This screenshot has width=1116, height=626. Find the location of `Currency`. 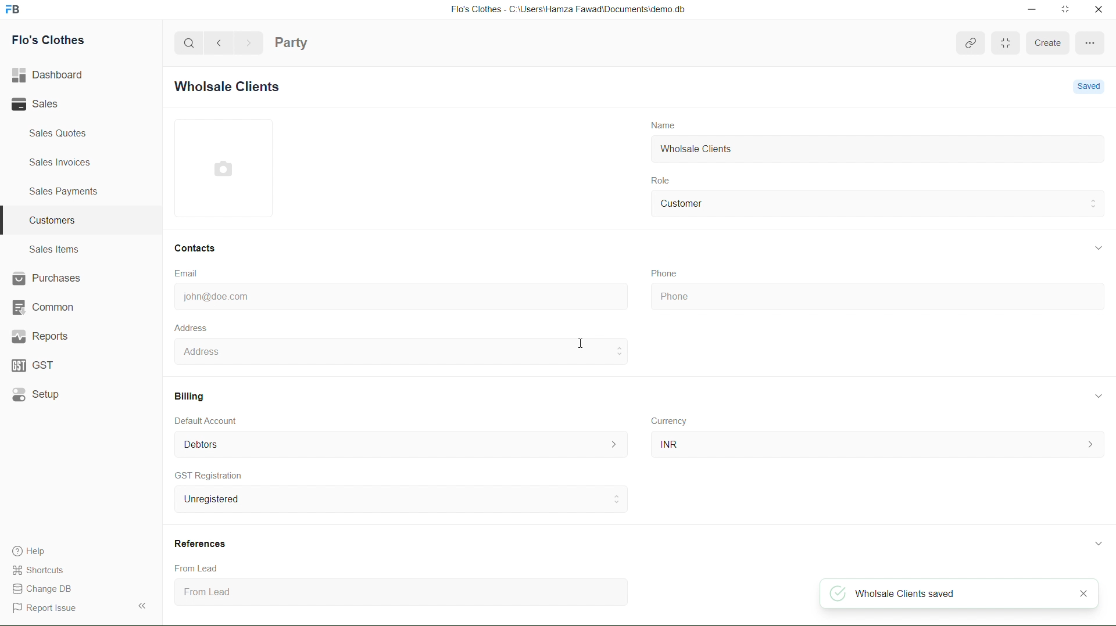

Currency is located at coordinates (670, 421).